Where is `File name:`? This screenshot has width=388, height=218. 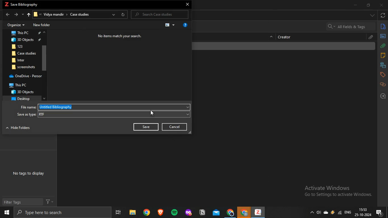
File name: is located at coordinates (29, 108).